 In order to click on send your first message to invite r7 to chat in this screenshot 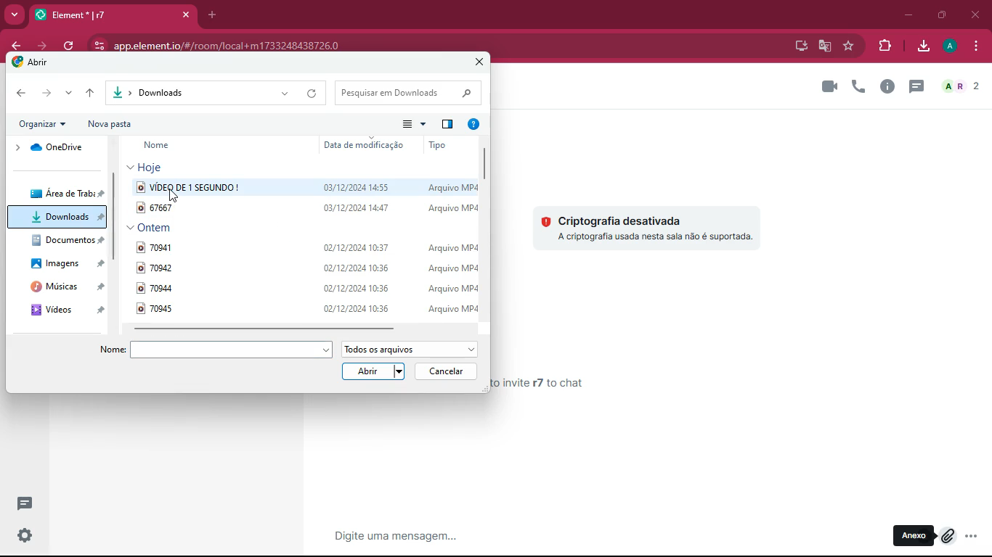, I will do `click(554, 384)`.